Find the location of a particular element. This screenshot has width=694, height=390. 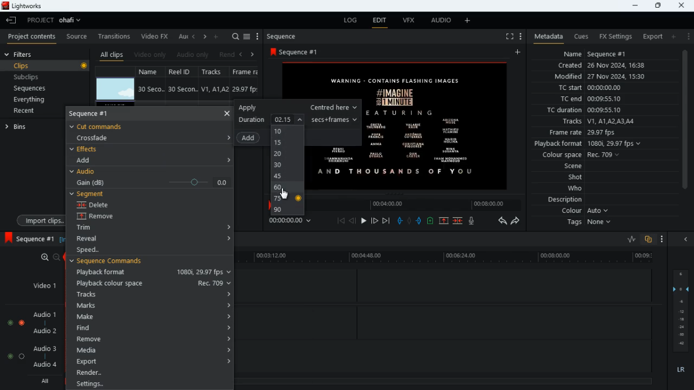

more is located at coordinates (663, 240).